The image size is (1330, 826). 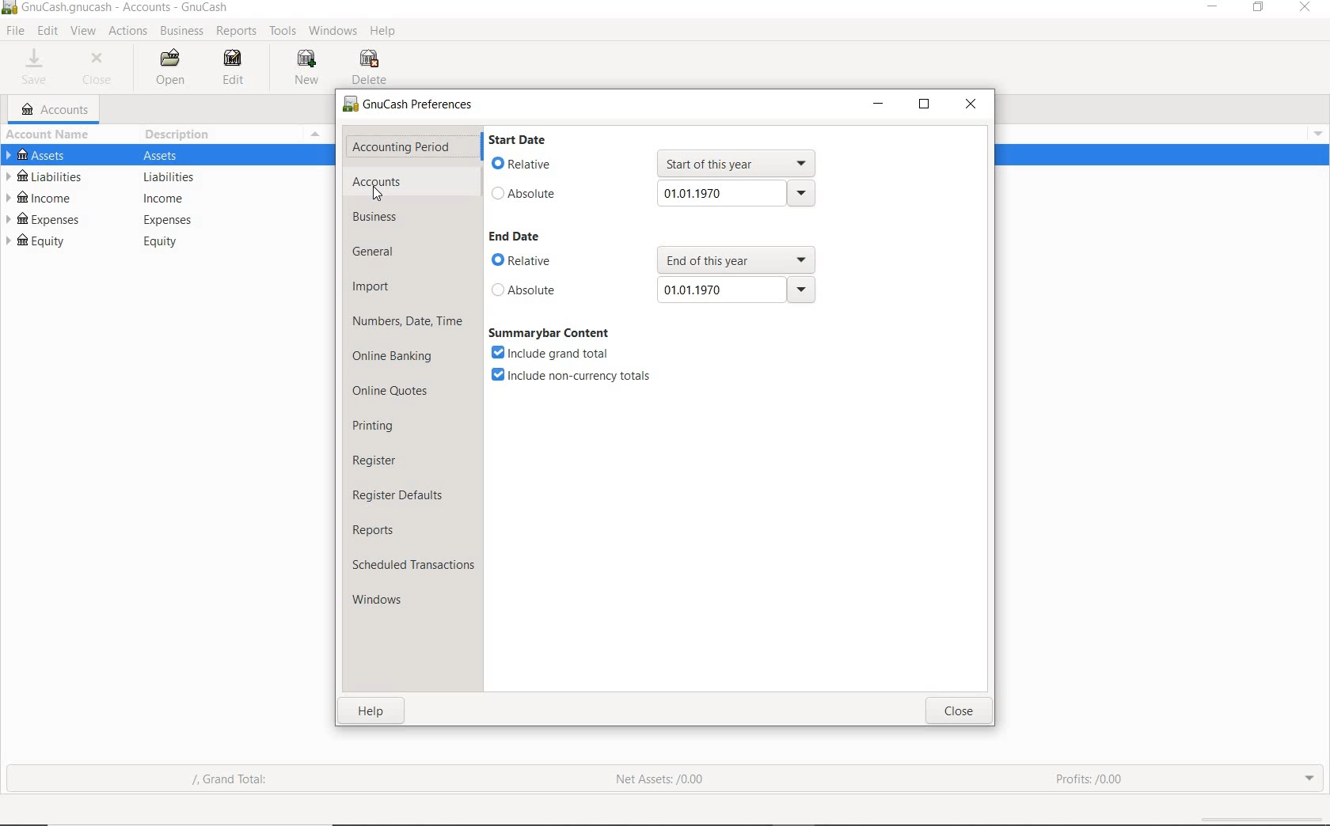 I want to click on DELETE, so click(x=374, y=67).